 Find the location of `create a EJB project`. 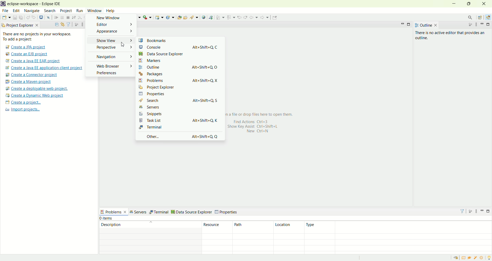

create a EJB project is located at coordinates (28, 54).